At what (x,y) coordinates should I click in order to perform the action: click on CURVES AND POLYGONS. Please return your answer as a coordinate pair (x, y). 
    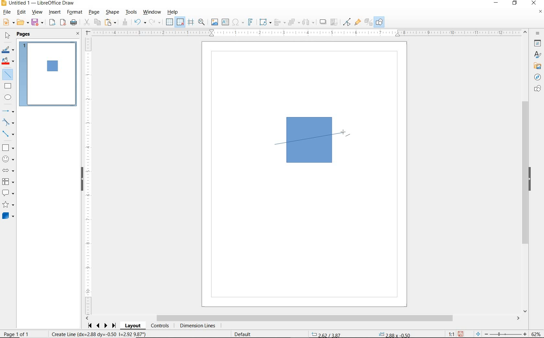
    Looking at the image, I should click on (8, 122).